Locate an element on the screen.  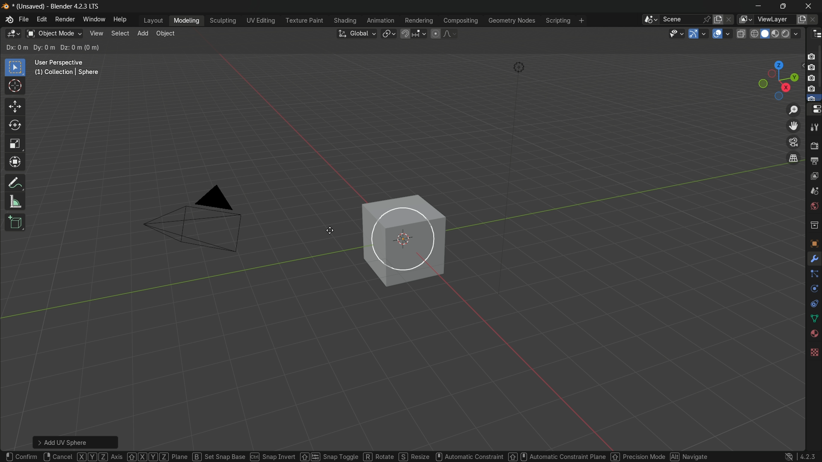
measure is located at coordinates (16, 202).